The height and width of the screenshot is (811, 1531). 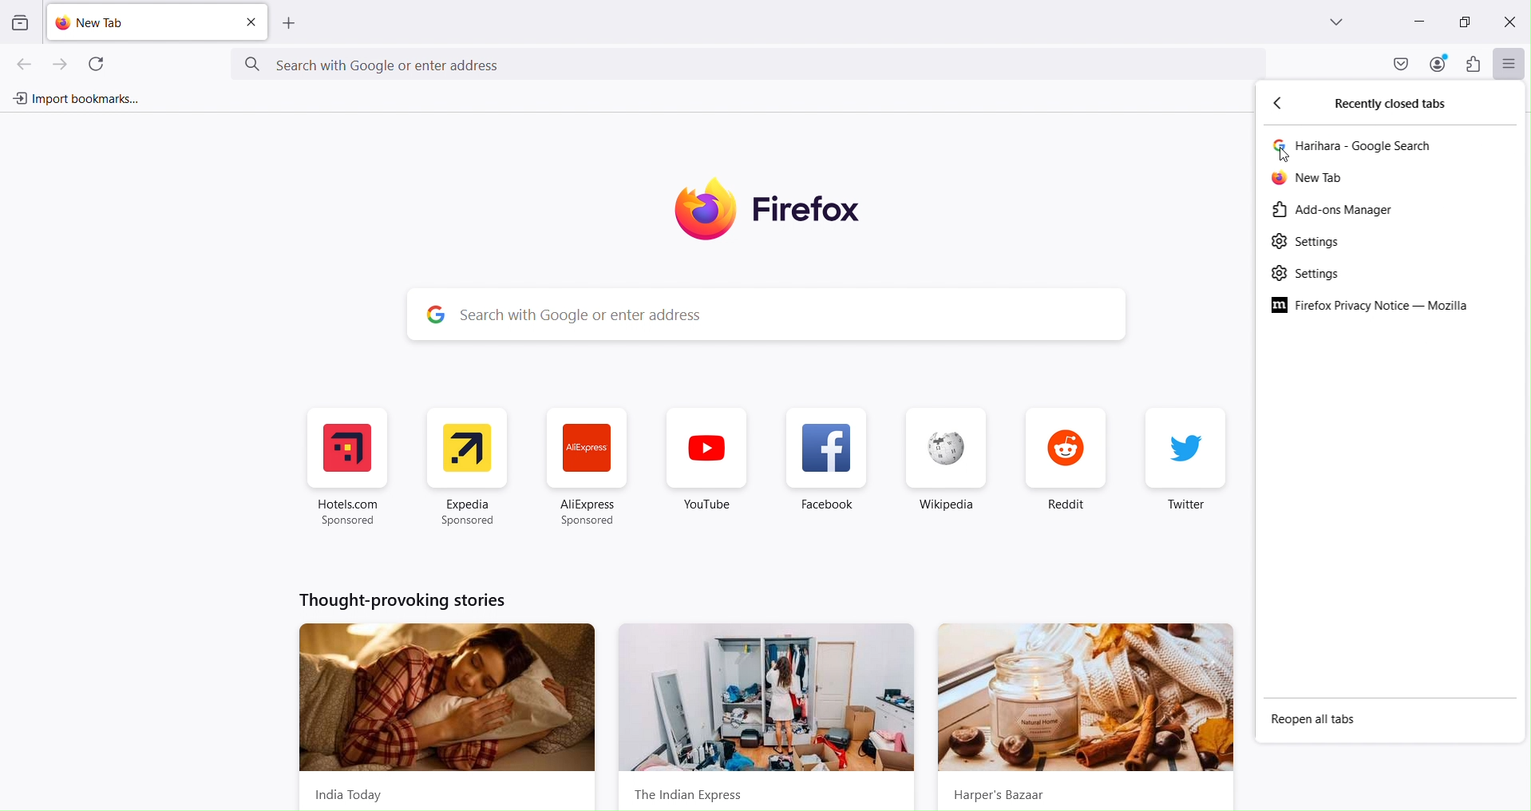 What do you see at coordinates (350, 468) in the screenshot?
I see `Hotel.com Shortcut` at bounding box center [350, 468].